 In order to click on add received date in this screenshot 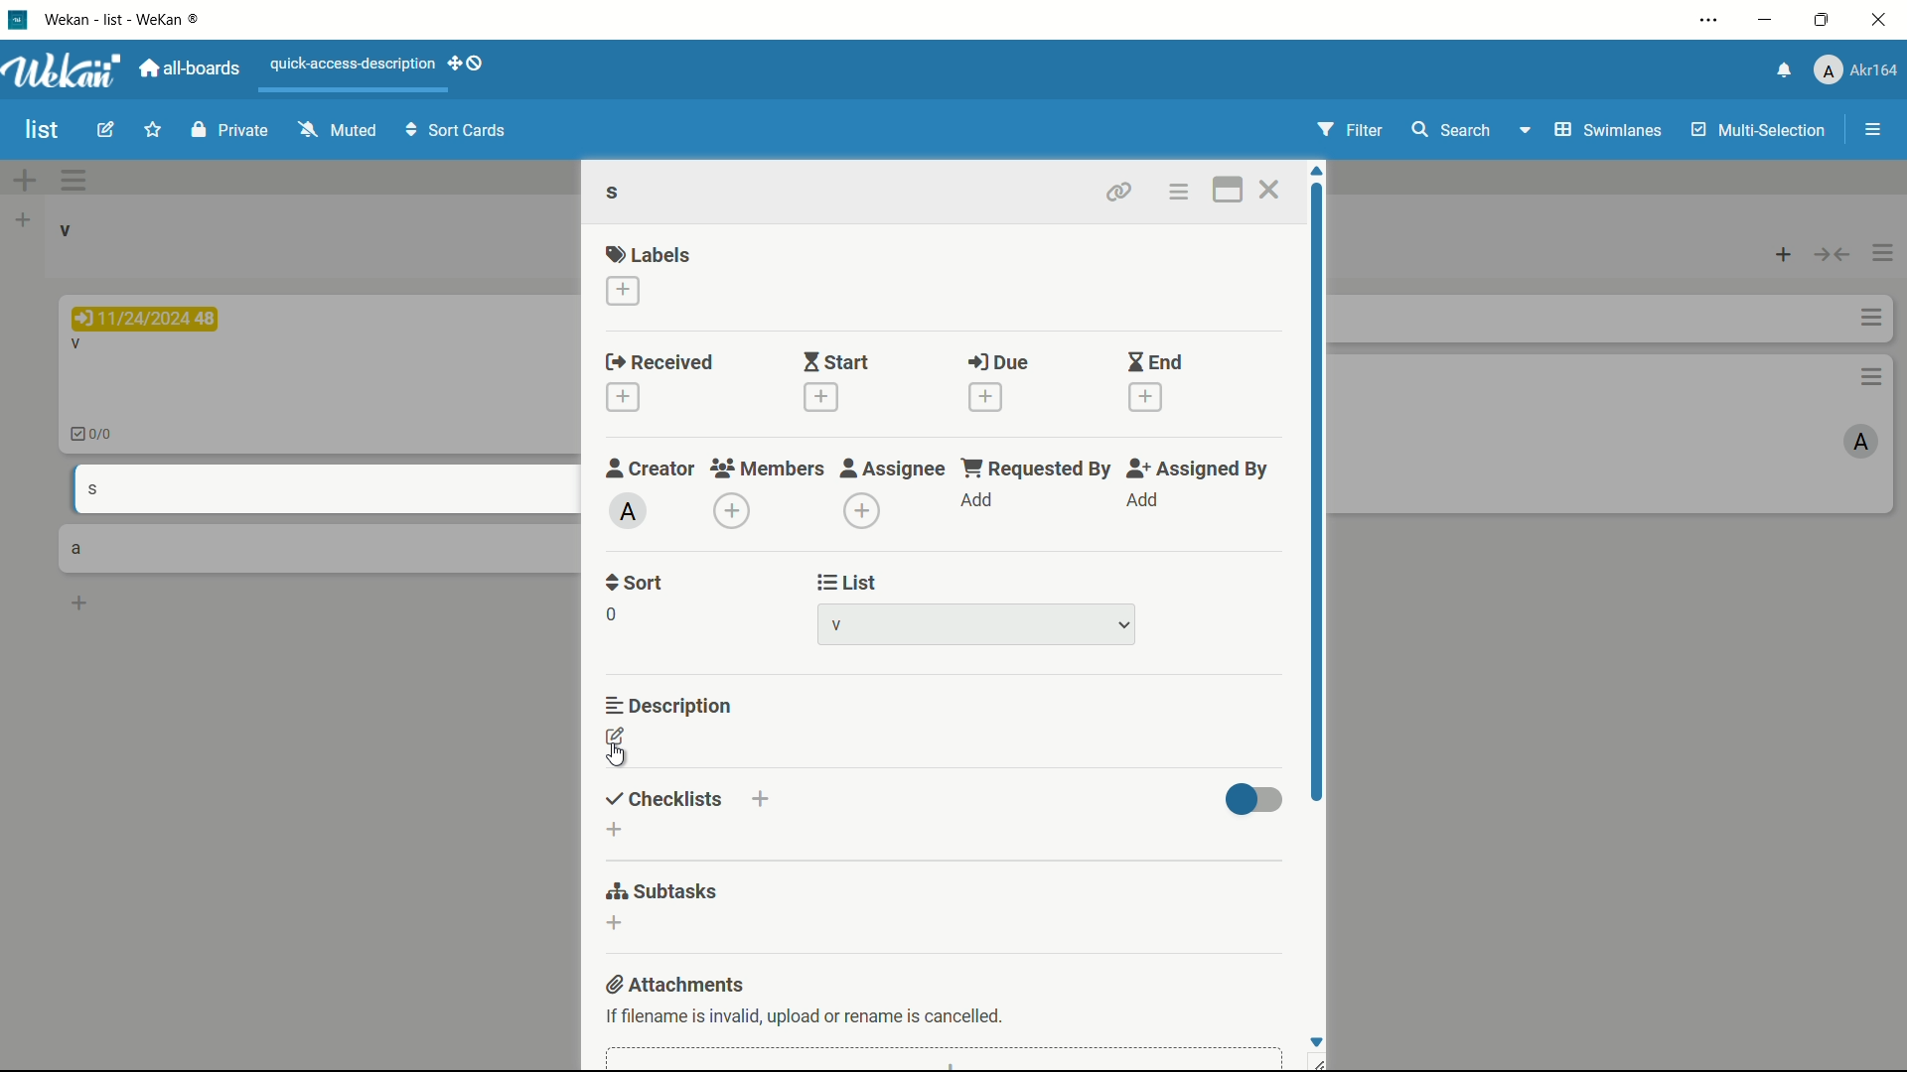, I will do `click(623, 396)`.